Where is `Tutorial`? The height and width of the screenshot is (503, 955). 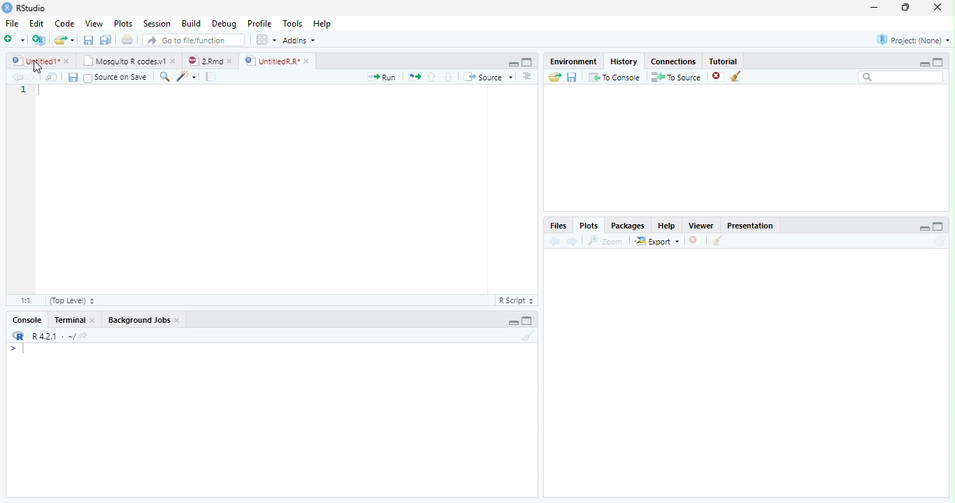
Tutorial is located at coordinates (724, 61).